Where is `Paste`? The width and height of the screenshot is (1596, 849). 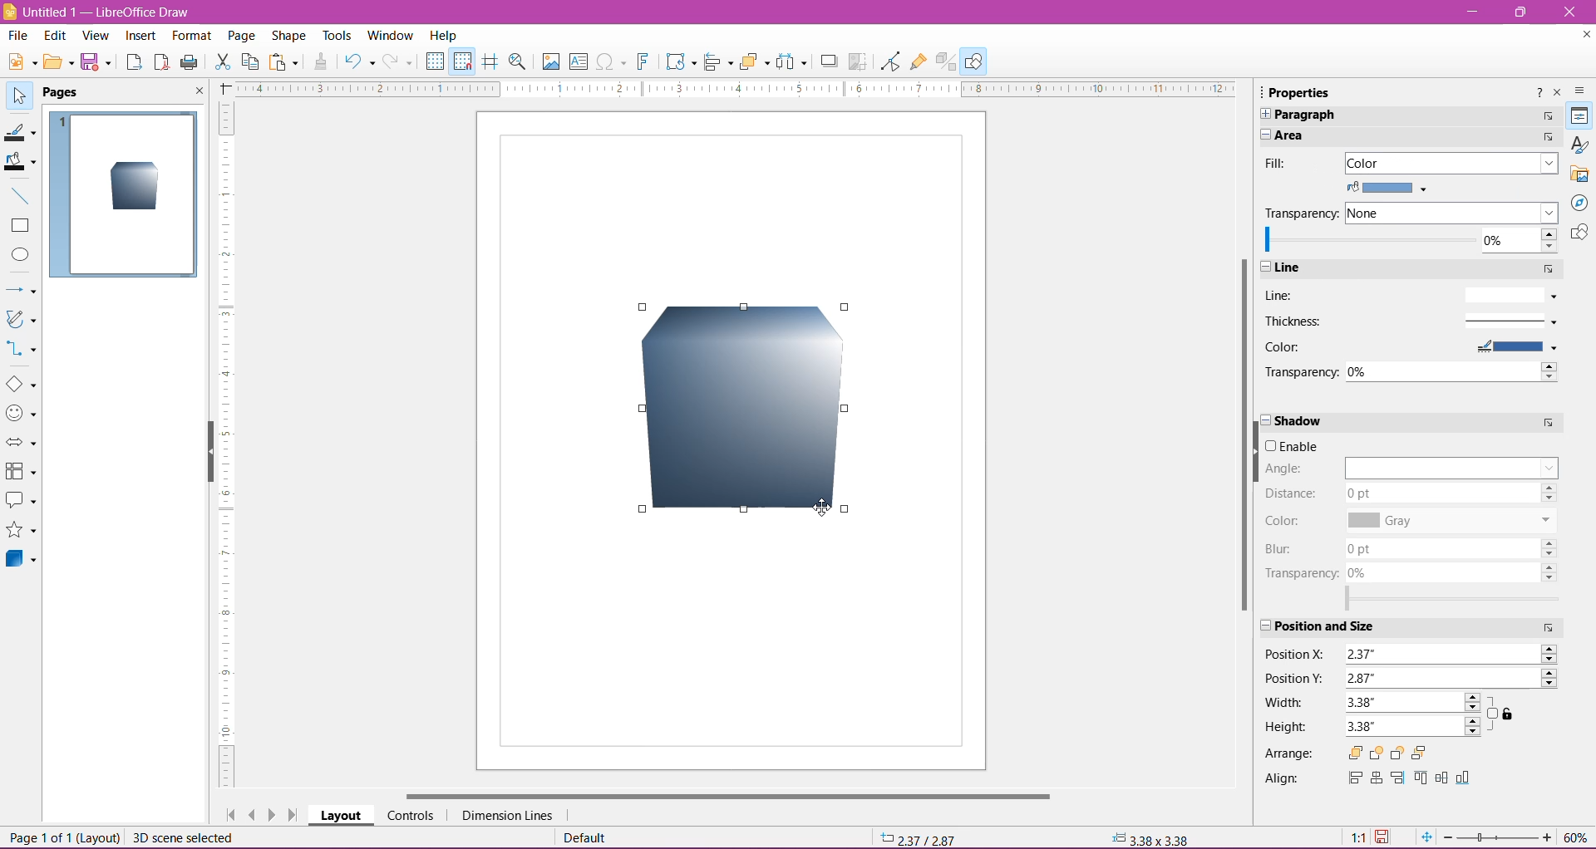 Paste is located at coordinates (285, 63).